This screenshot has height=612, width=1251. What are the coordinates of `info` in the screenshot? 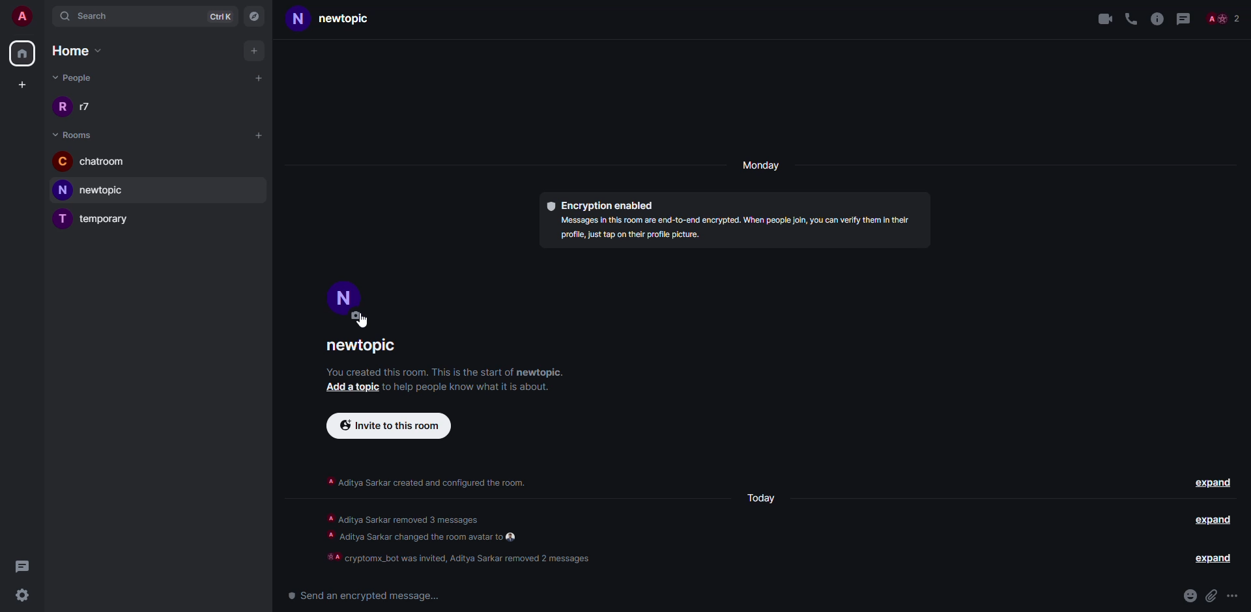 It's located at (424, 482).